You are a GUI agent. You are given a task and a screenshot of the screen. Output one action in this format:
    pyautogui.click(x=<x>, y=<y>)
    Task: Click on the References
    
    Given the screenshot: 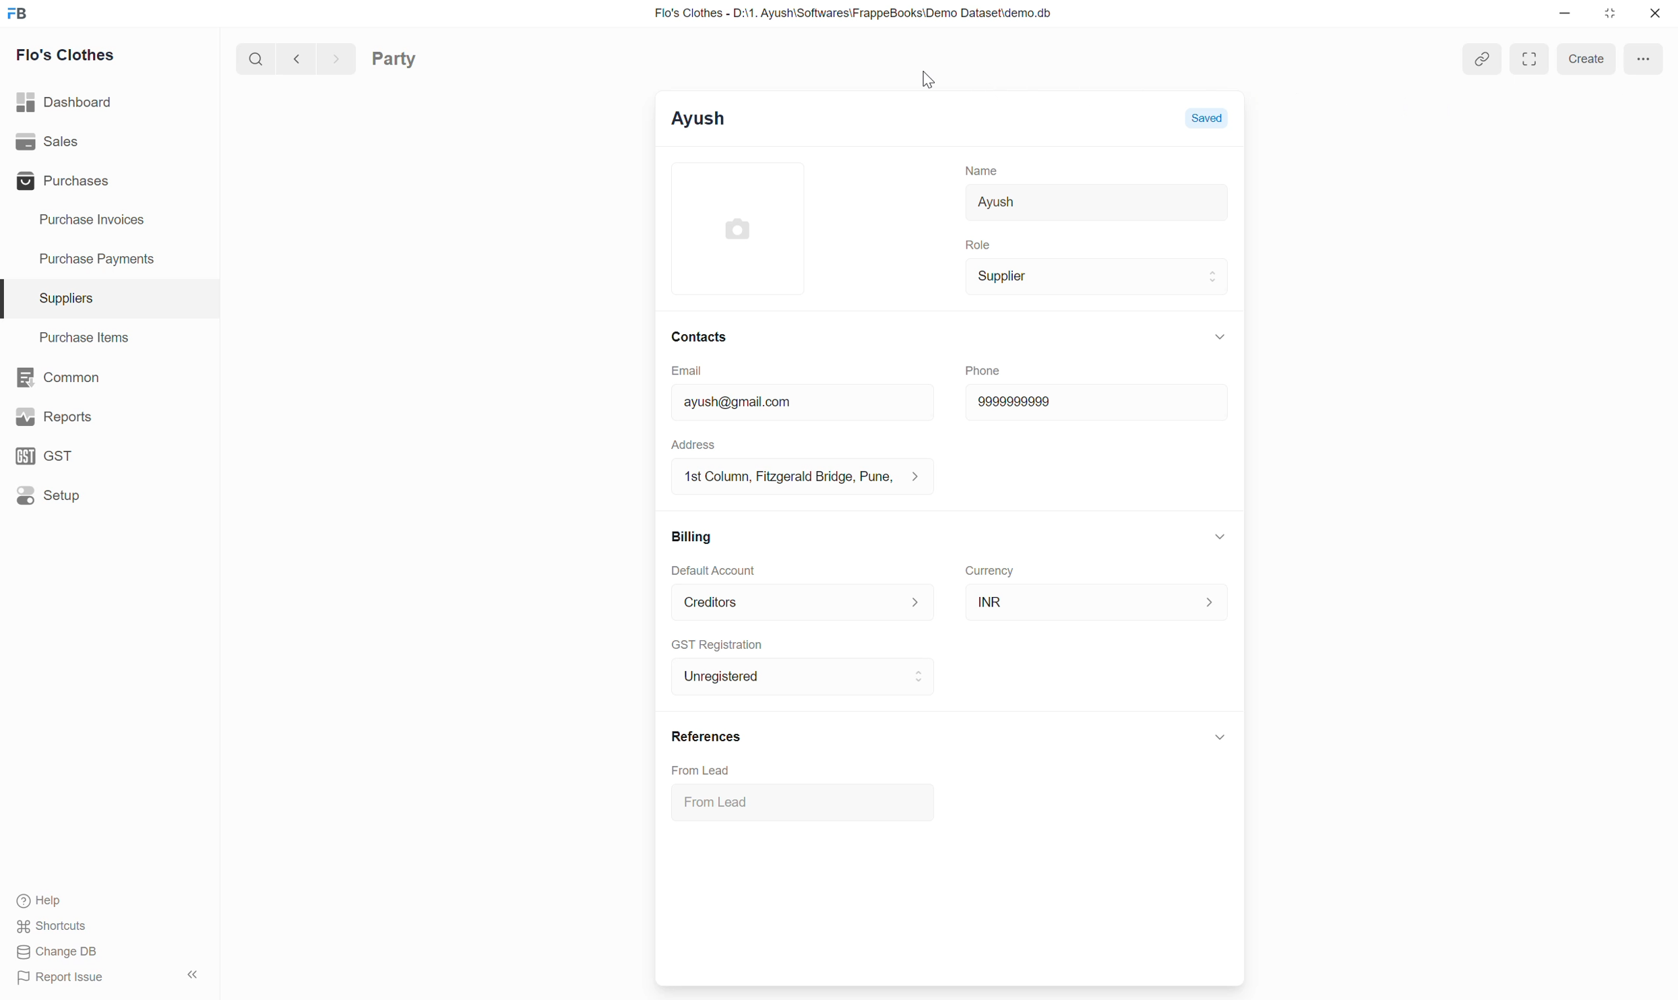 What is the action you would take?
    pyautogui.click(x=708, y=737)
    